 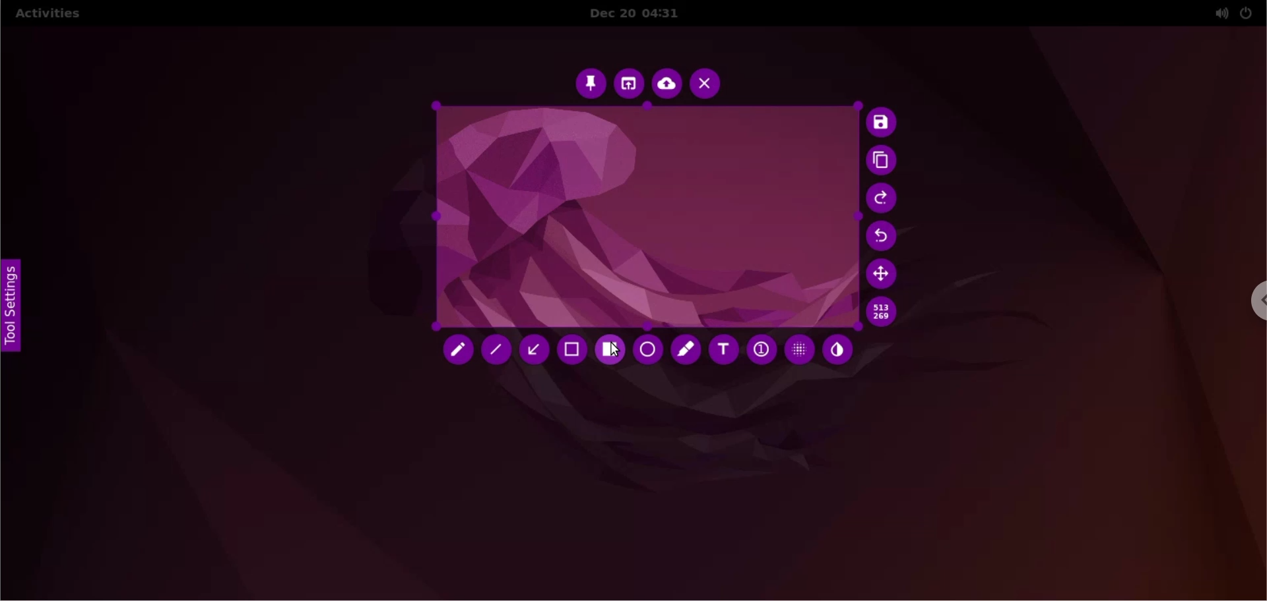 What do you see at coordinates (882, 274) in the screenshot?
I see `move selection` at bounding box center [882, 274].